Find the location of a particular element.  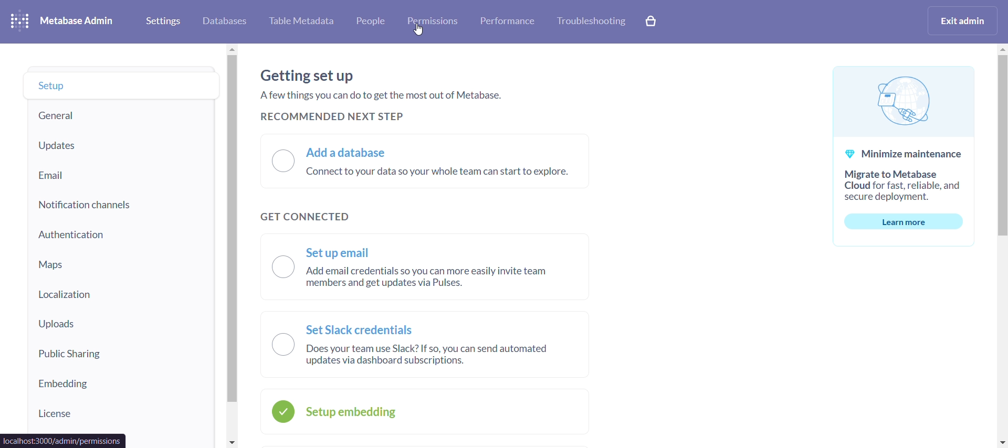

url is located at coordinates (64, 441).